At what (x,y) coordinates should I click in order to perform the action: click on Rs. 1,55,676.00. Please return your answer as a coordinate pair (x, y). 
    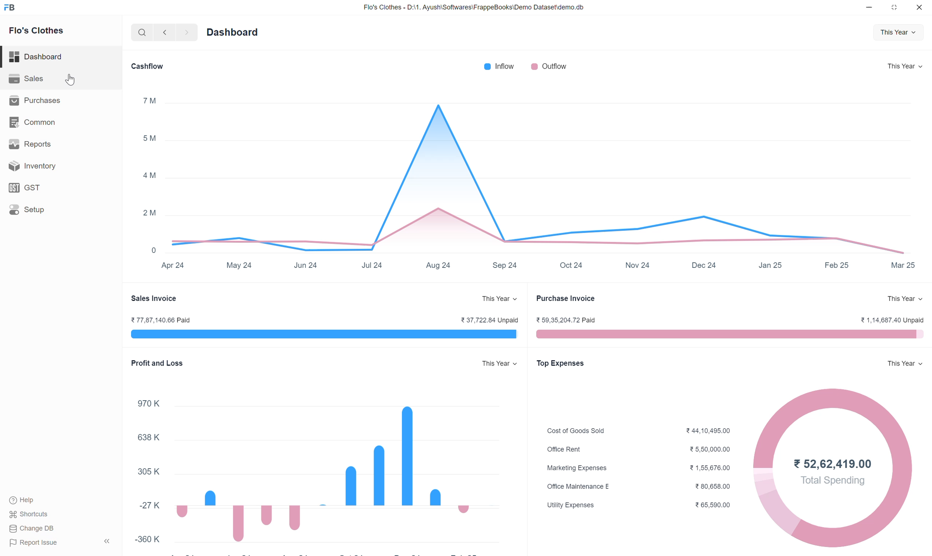
    Looking at the image, I should click on (712, 470).